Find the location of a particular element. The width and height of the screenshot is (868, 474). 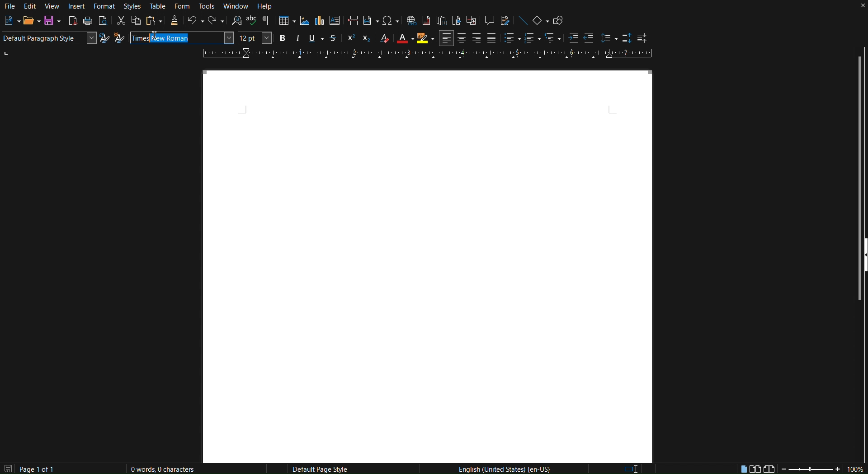

Insert Special Characters is located at coordinates (390, 22).